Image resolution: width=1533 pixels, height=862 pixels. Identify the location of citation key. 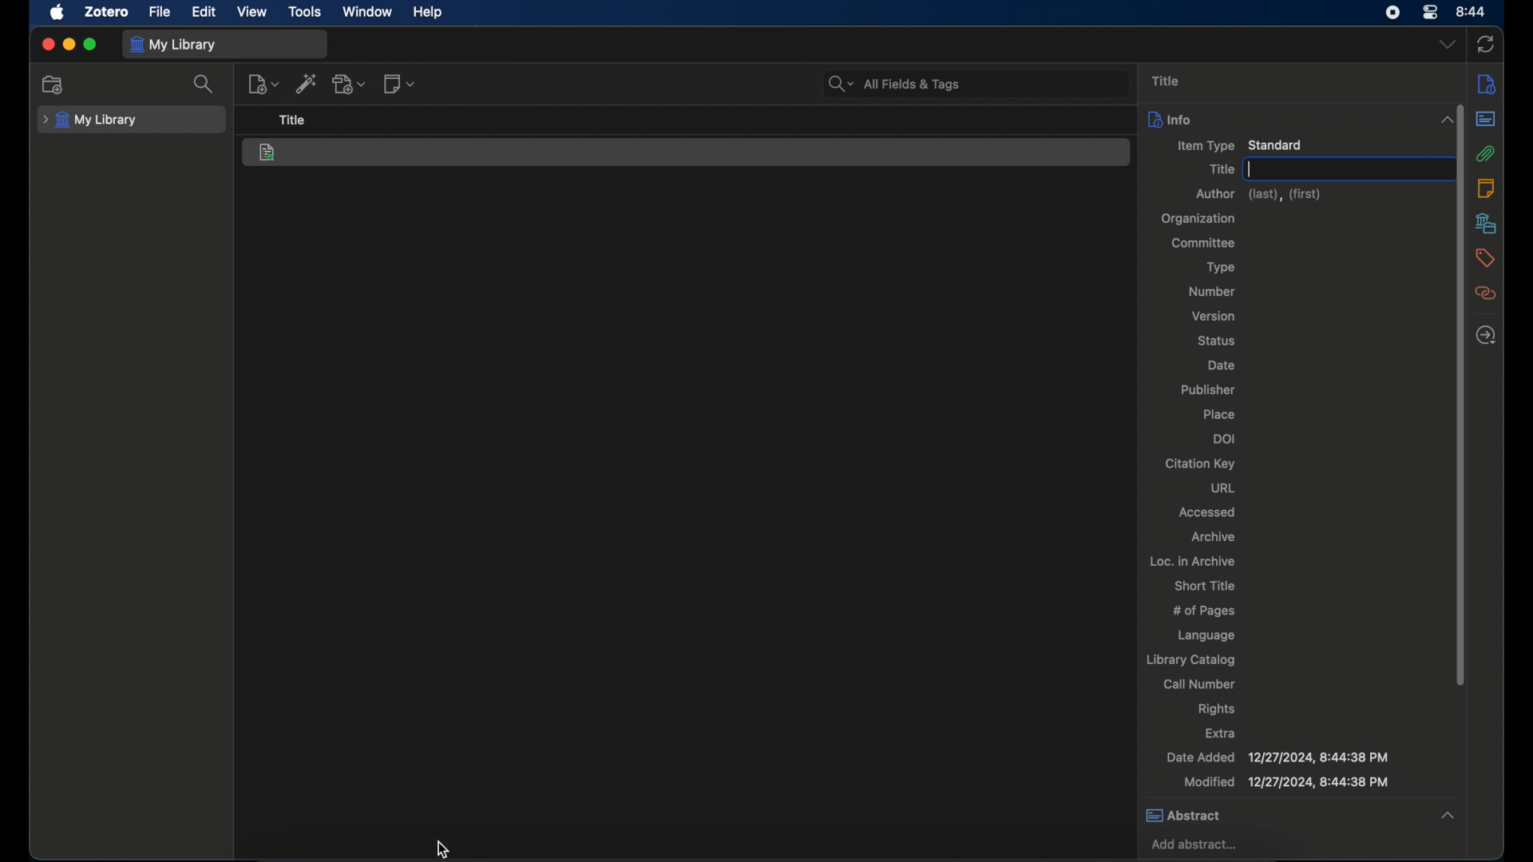
(1198, 464).